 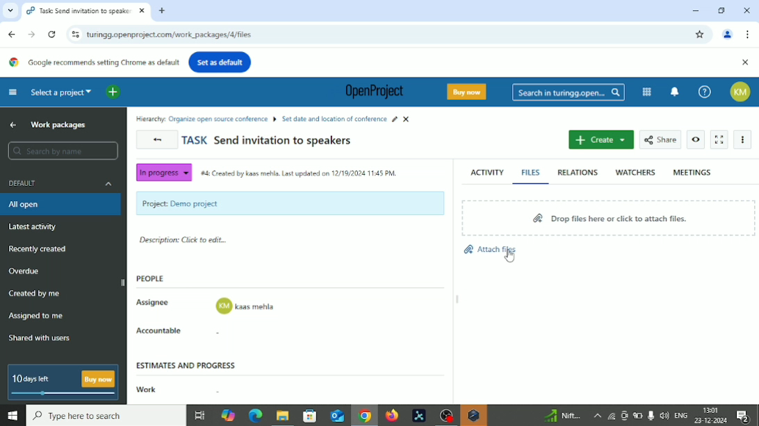 What do you see at coordinates (92, 62) in the screenshot?
I see `Google recommends setting Chrome as default` at bounding box center [92, 62].